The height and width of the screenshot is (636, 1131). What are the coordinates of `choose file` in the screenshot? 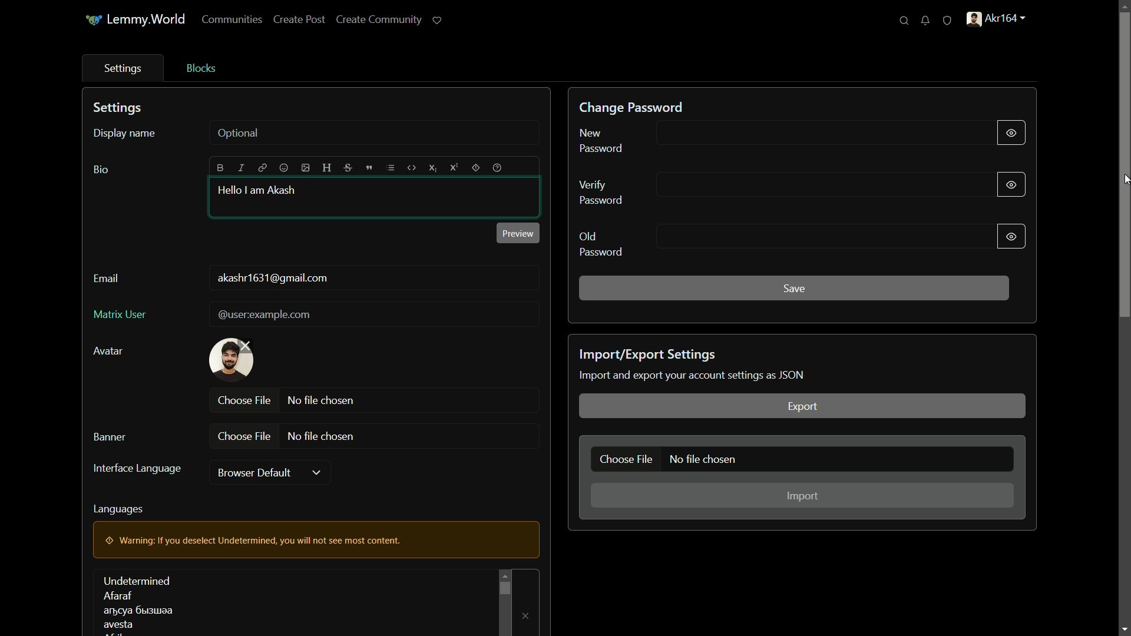 It's located at (244, 436).